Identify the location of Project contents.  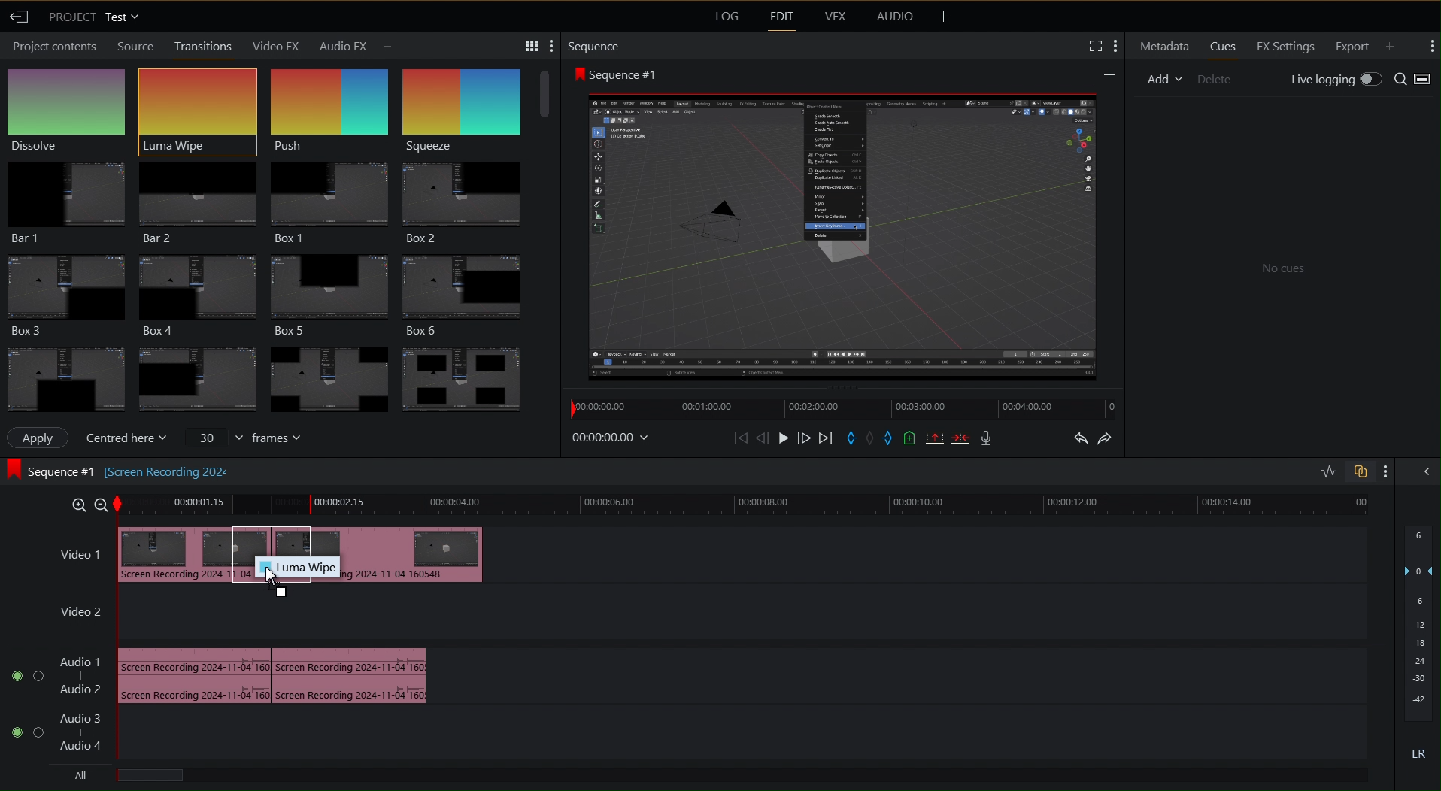
(52, 48).